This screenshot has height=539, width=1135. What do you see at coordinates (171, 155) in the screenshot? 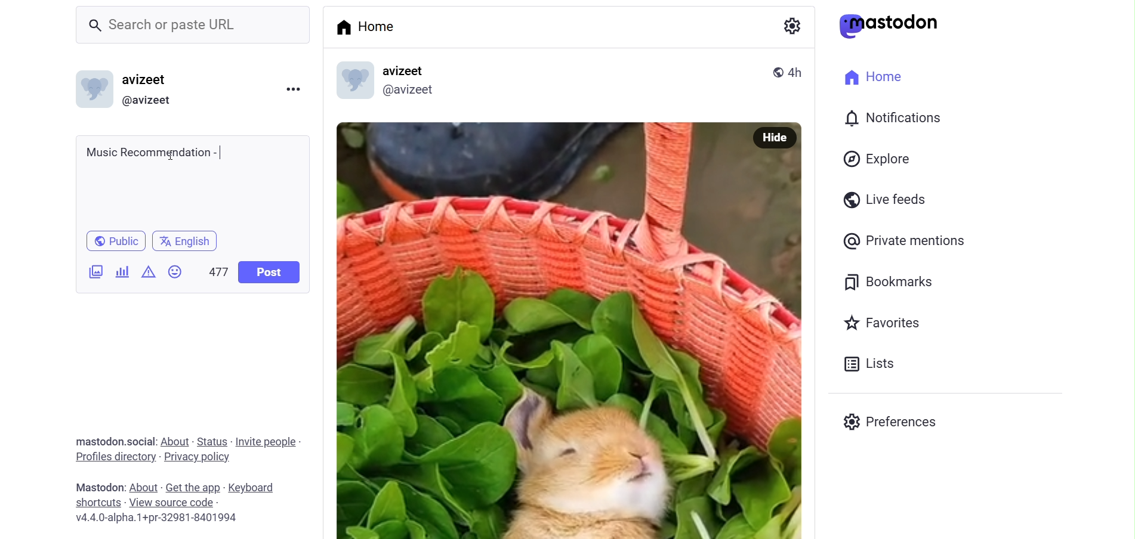
I see `cursor` at bounding box center [171, 155].